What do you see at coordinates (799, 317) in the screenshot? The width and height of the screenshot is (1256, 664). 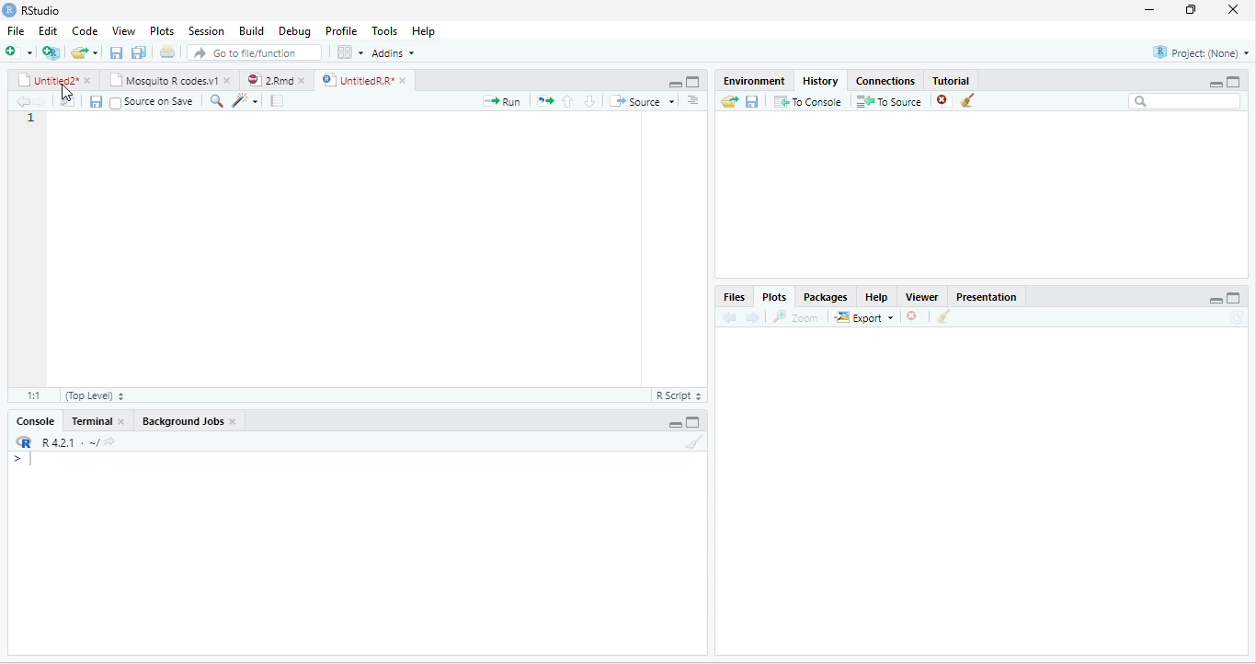 I see `zoom` at bounding box center [799, 317].